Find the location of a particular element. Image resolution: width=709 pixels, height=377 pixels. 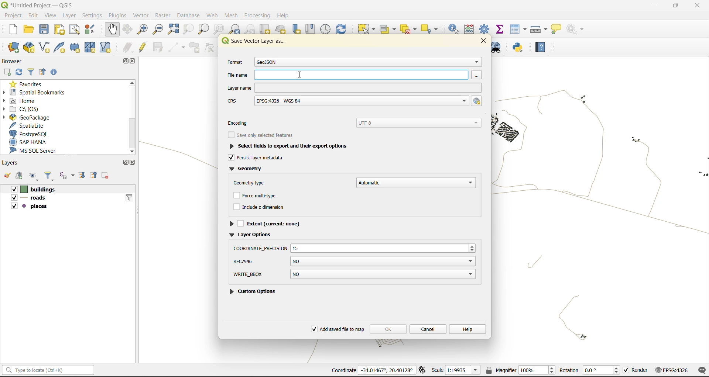

save edits is located at coordinates (158, 46).